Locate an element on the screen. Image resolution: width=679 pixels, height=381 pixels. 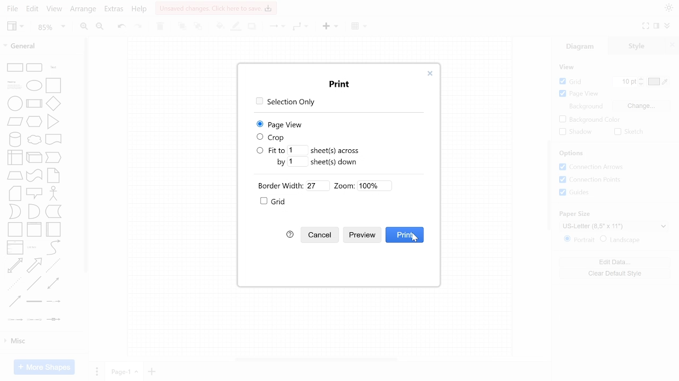
Vertica scrollbar for shapes is located at coordinates (86, 156).